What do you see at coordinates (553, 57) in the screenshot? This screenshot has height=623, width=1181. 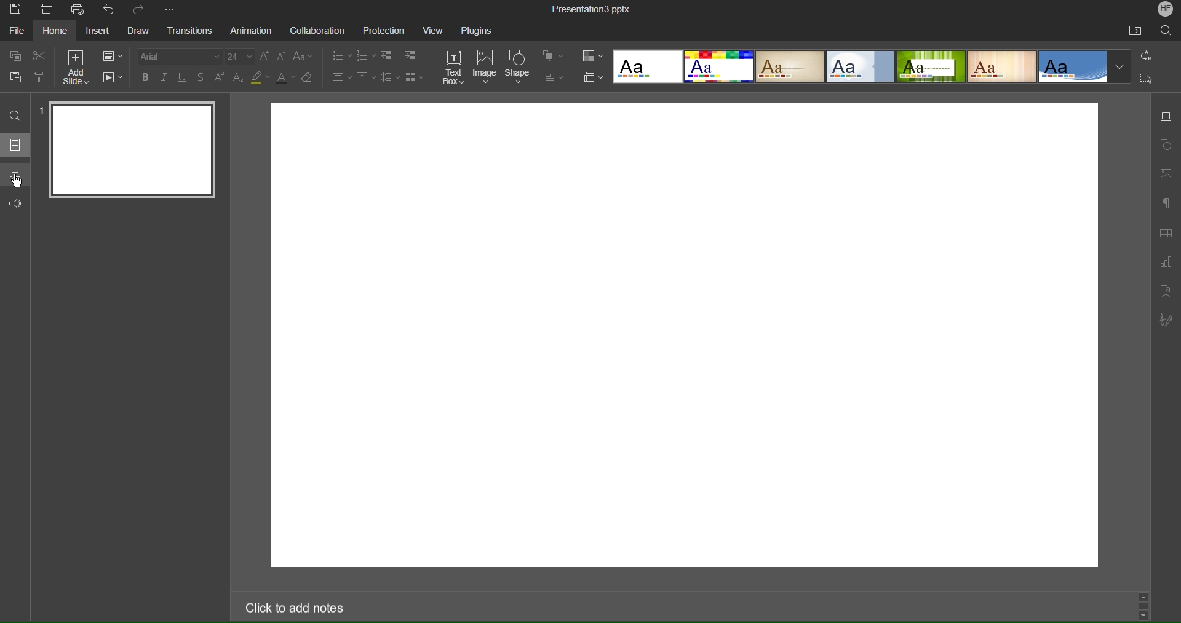 I see `Arrange` at bounding box center [553, 57].